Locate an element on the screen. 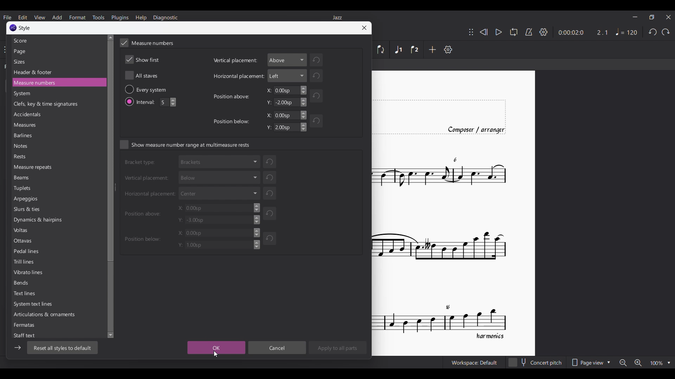  View menu is located at coordinates (39, 17).